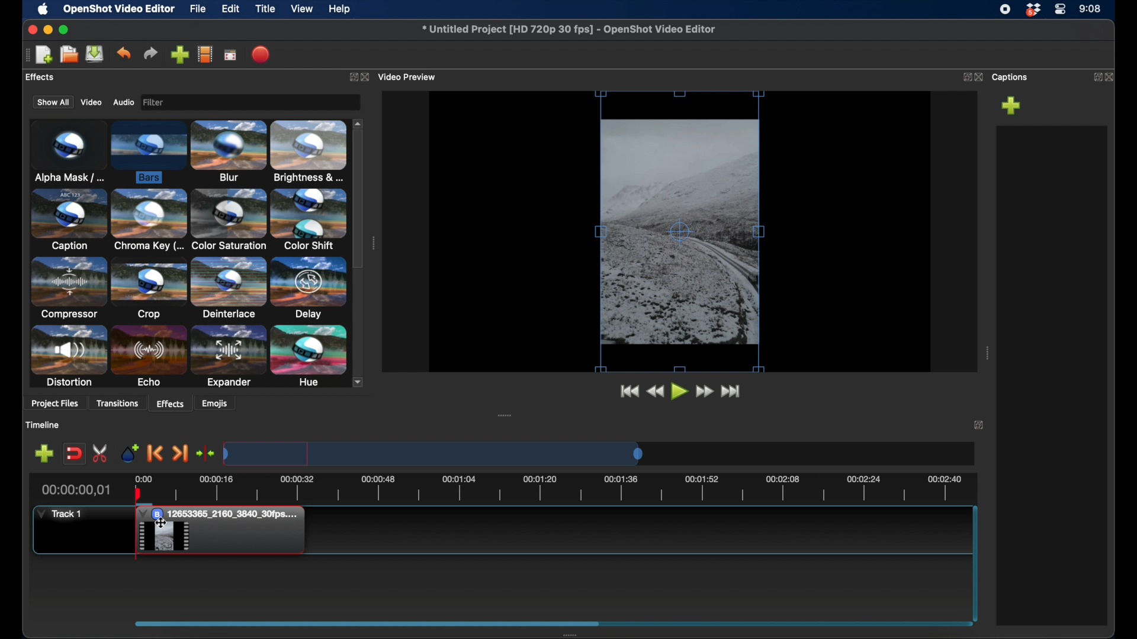  Describe the element at coordinates (52, 78) in the screenshot. I see `project files` at that location.